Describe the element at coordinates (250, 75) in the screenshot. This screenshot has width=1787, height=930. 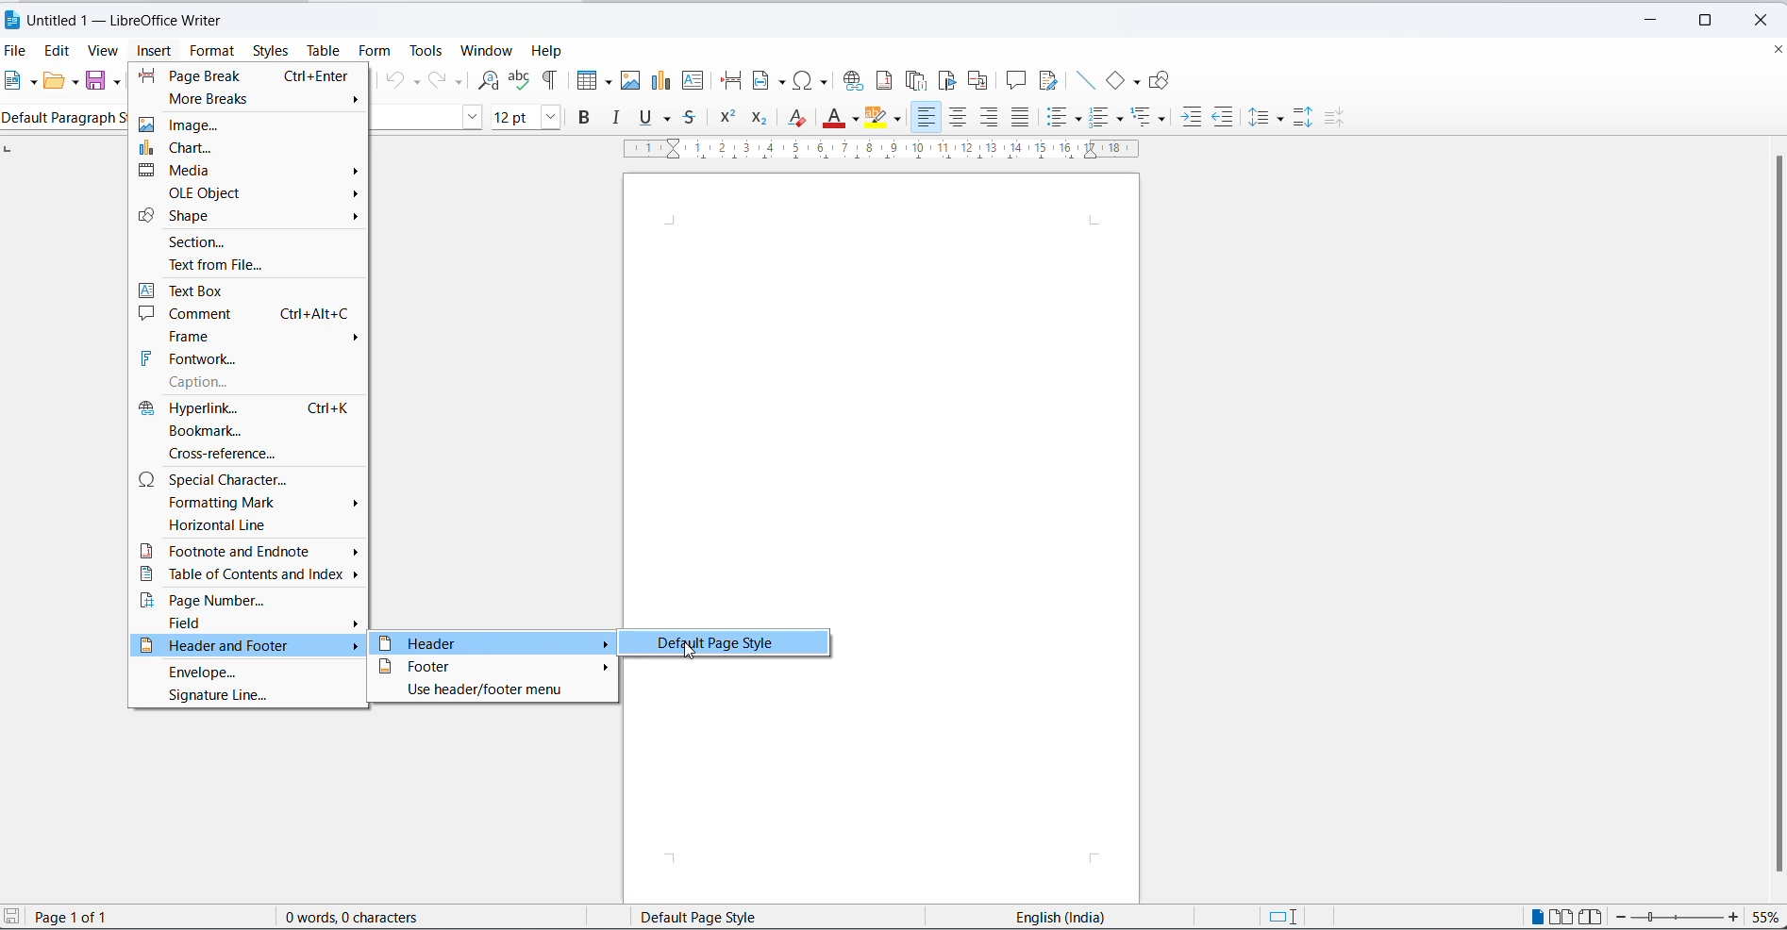
I see `page break` at that location.